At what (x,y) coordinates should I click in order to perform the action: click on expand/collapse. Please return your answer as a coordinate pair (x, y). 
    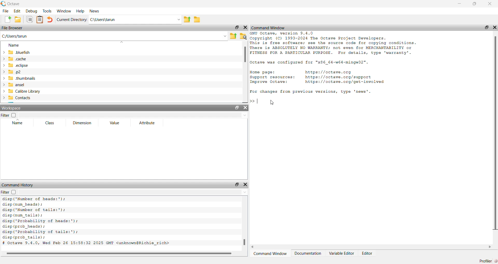
    Looking at the image, I should click on (3, 75).